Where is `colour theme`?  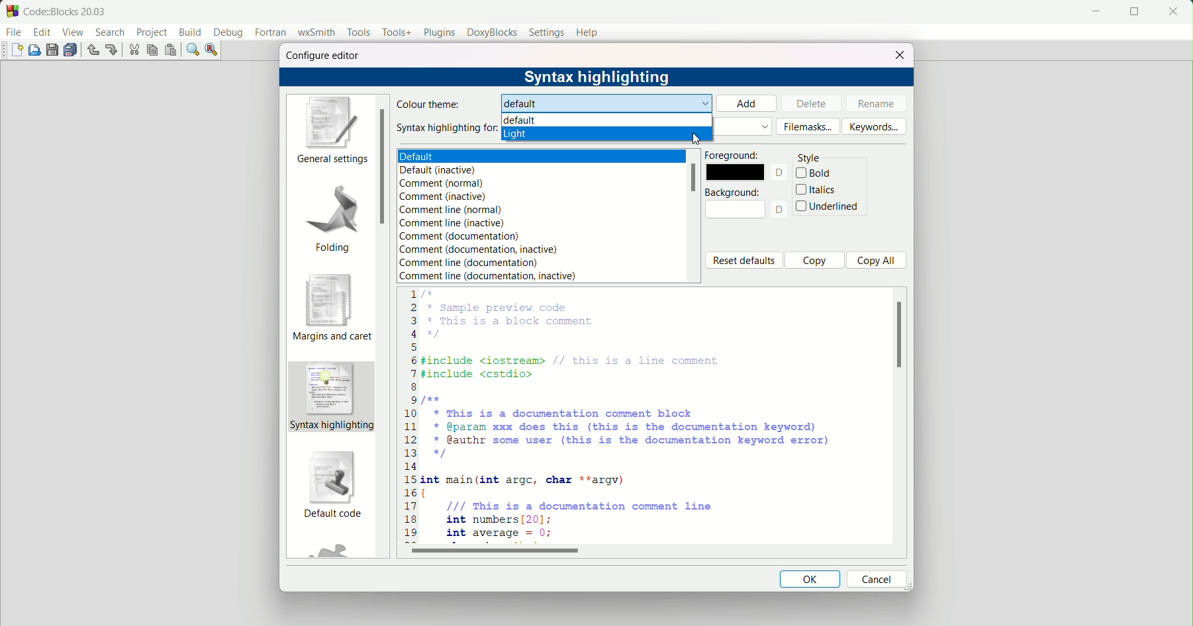
colour theme is located at coordinates (430, 103).